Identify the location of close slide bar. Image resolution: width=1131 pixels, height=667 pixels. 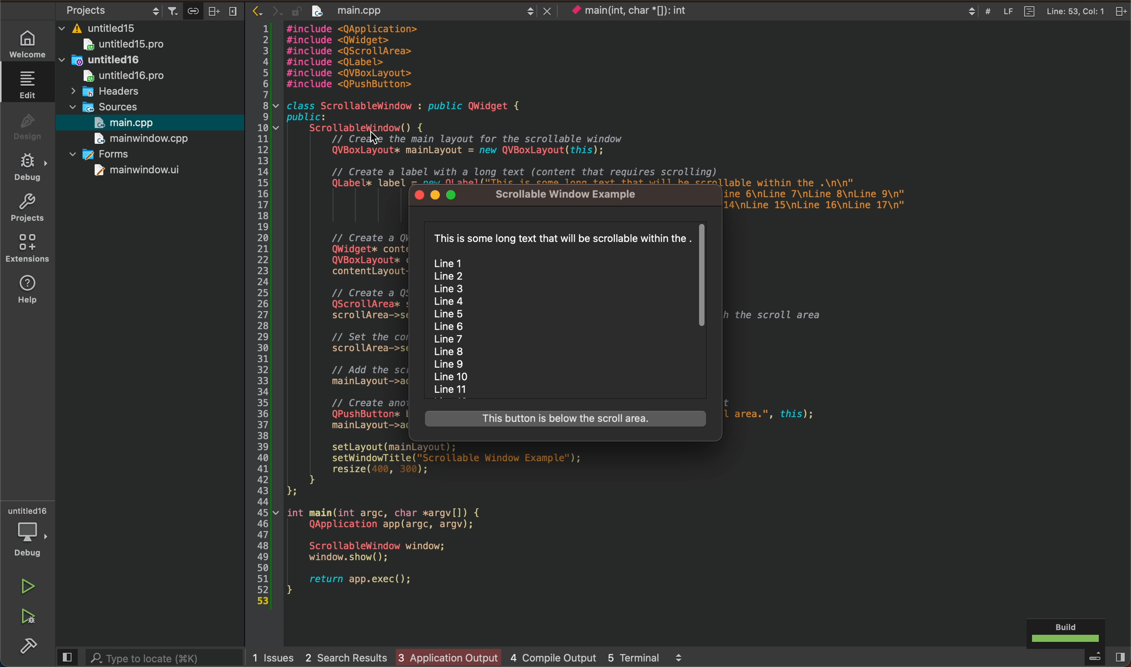
(69, 656).